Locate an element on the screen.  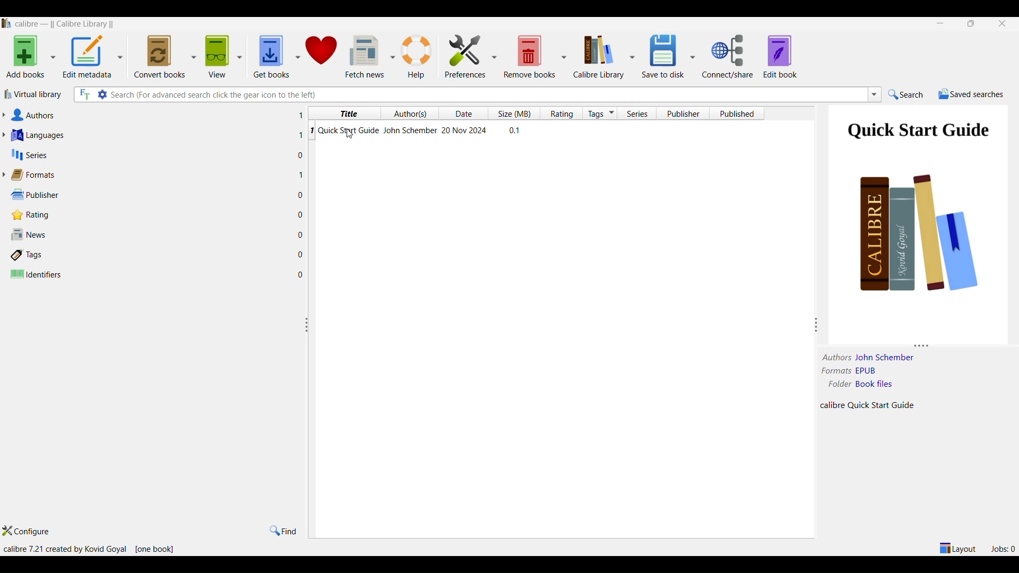
get books is located at coordinates (272, 55).